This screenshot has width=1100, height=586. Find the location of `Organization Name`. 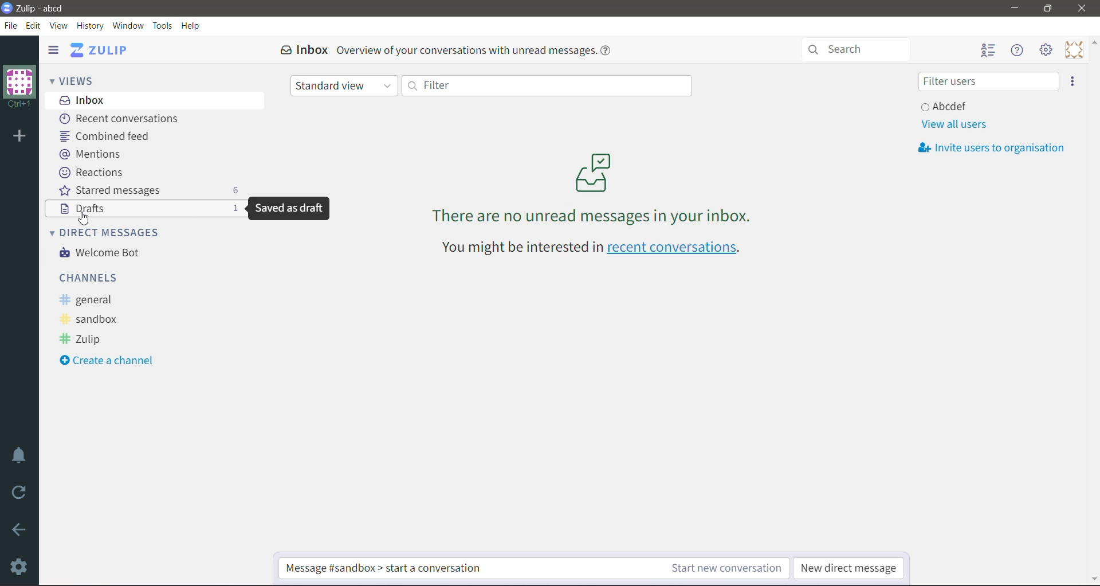

Organization Name is located at coordinates (19, 87).